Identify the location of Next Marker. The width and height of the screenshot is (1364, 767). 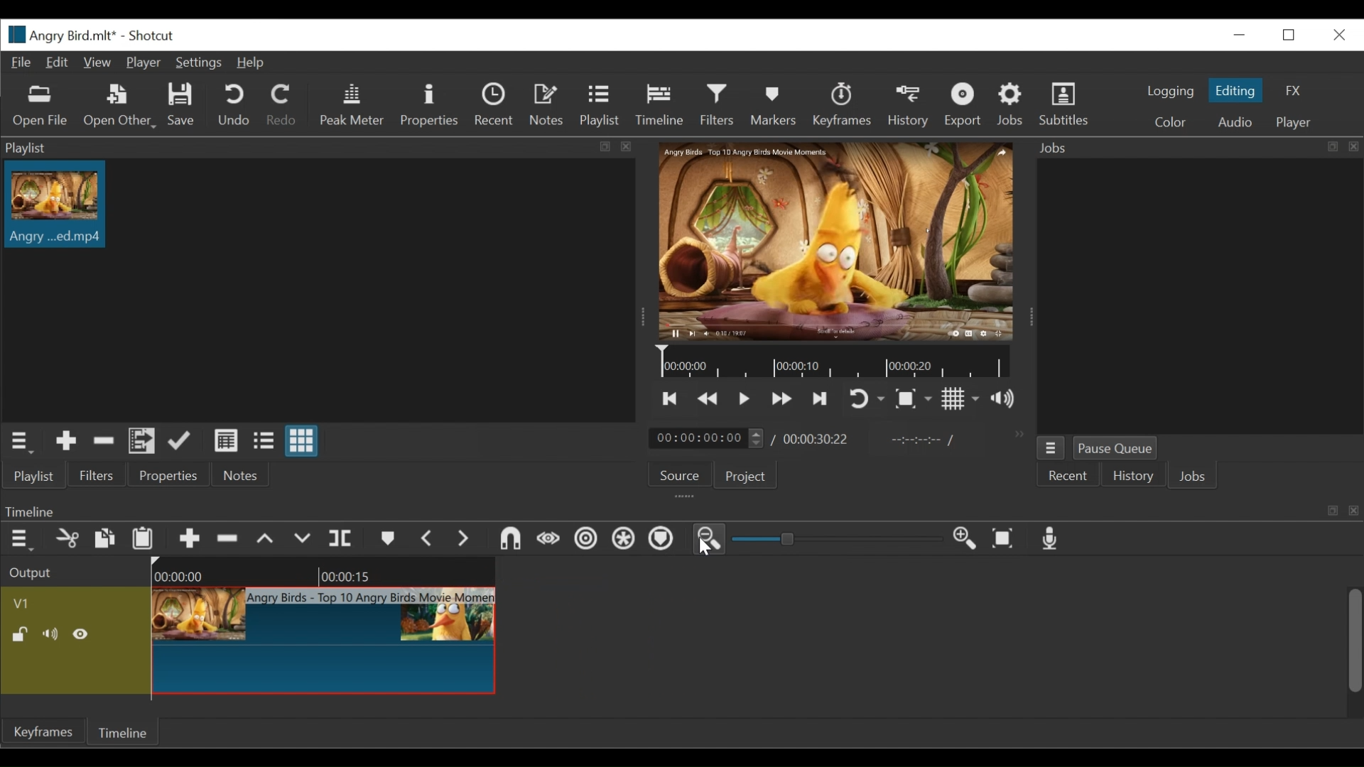
(465, 539).